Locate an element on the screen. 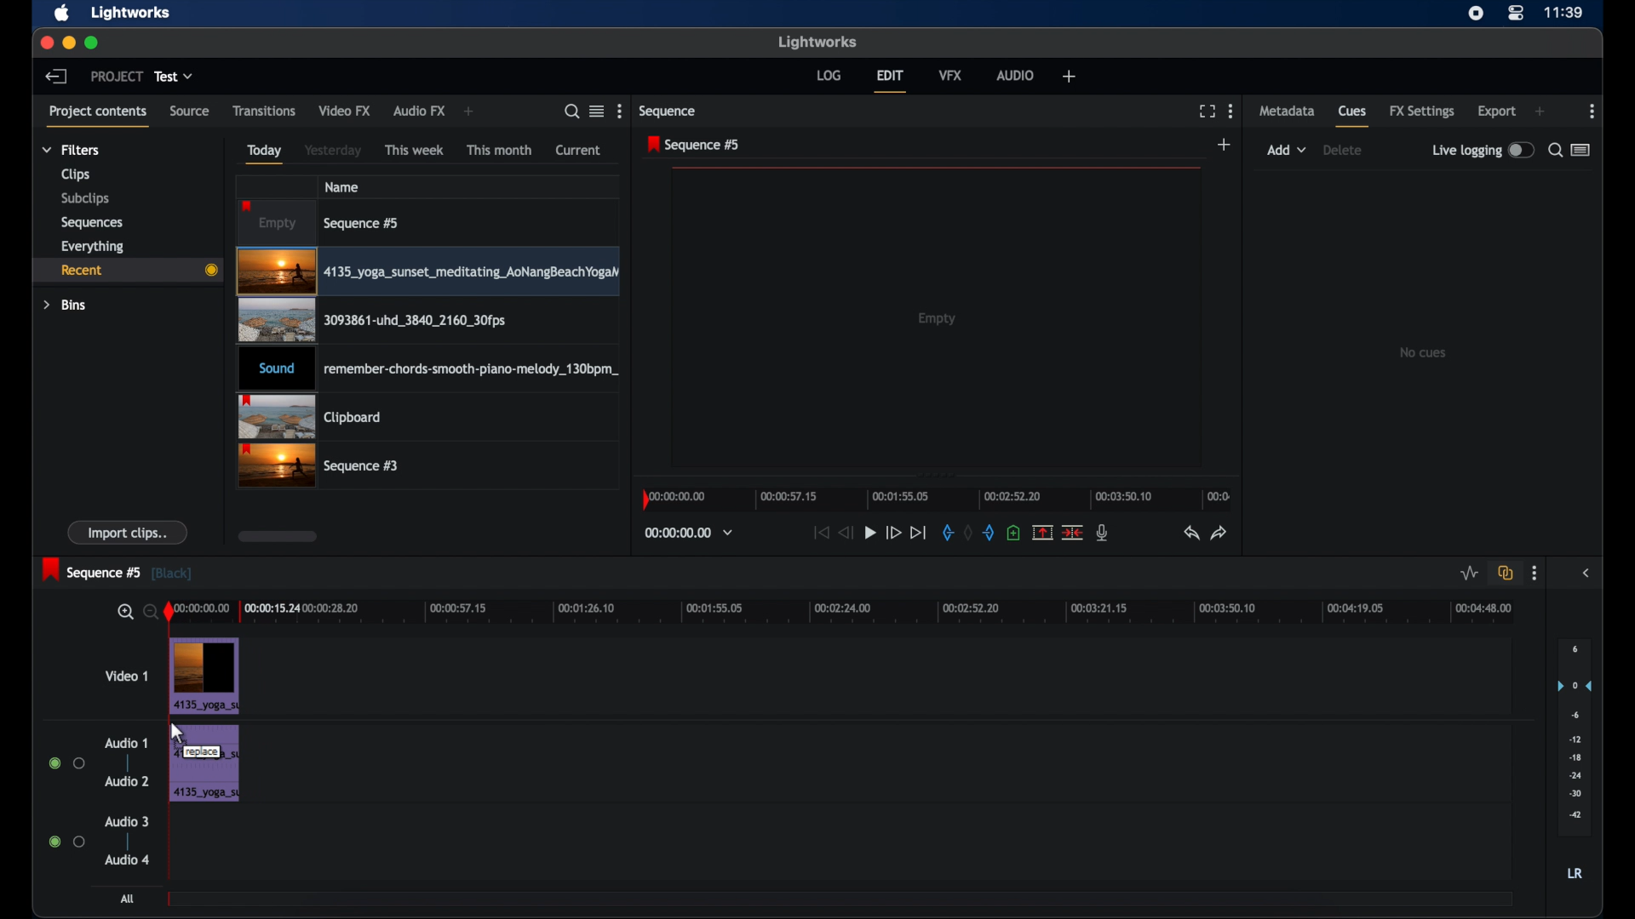 The height and width of the screenshot is (919, 1635). redo is located at coordinates (1219, 534).